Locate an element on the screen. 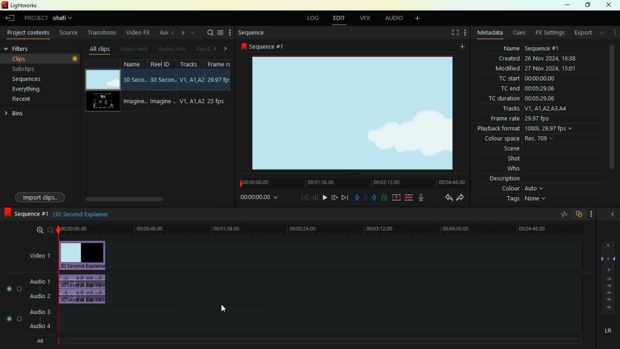  video is located at coordinates (35, 254).